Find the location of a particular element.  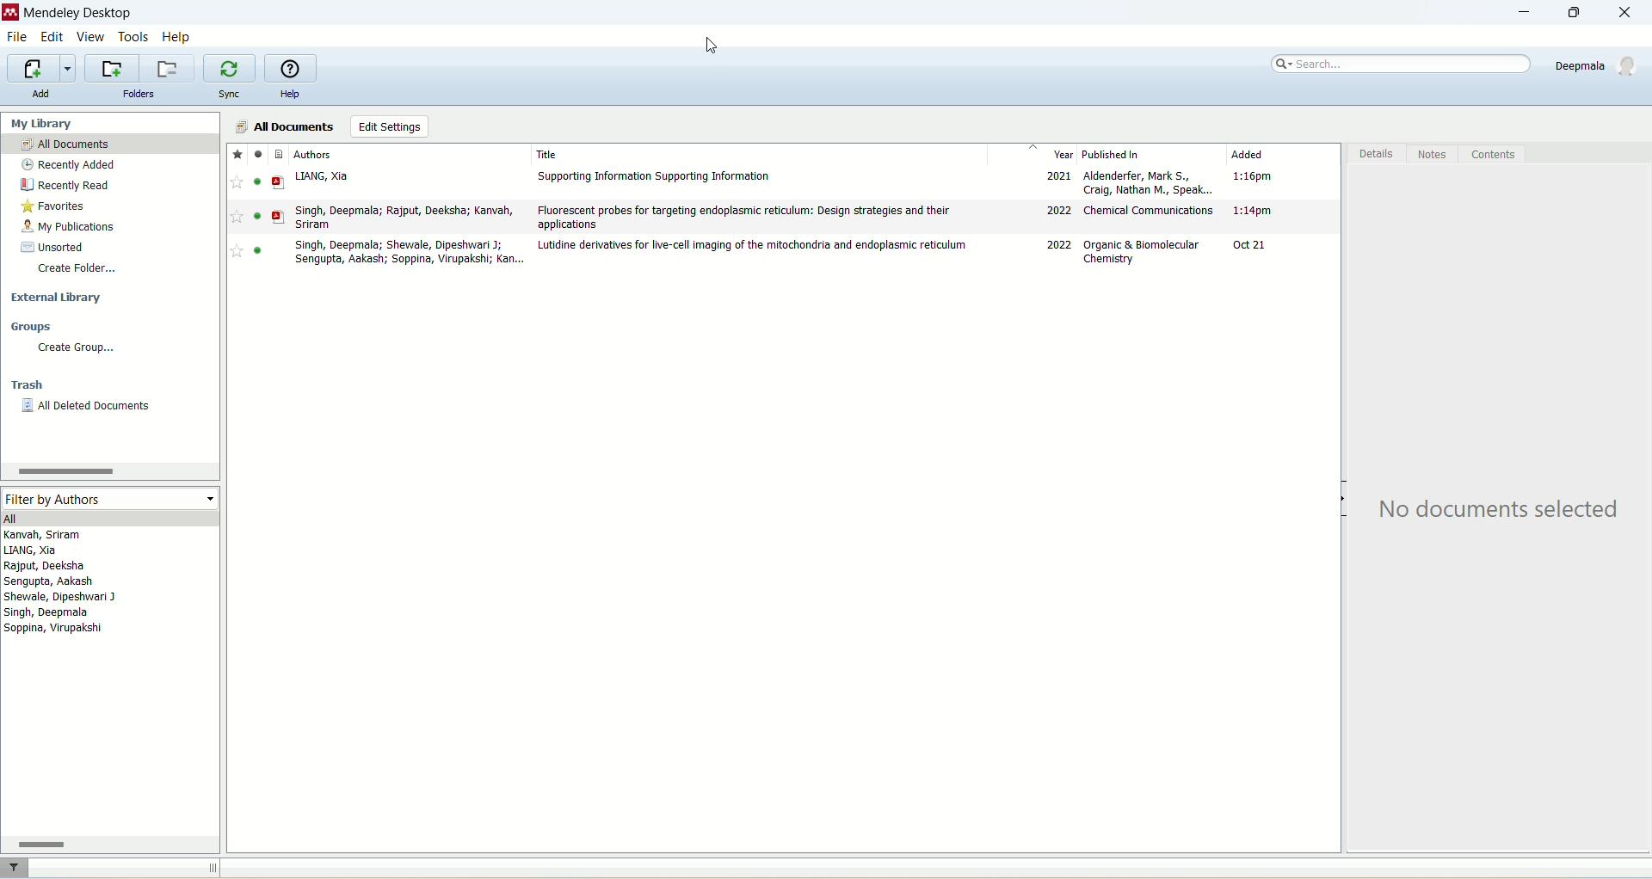

Rajput, Deeksha is located at coordinates (46, 566).